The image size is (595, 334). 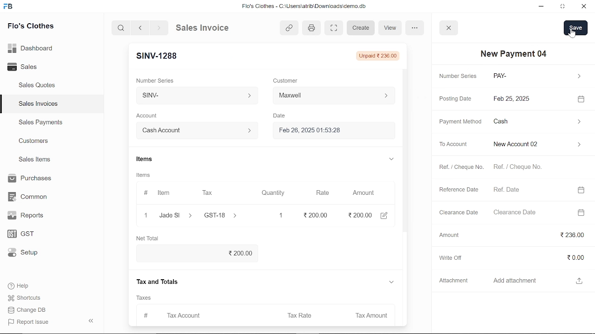 What do you see at coordinates (33, 48) in the screenshot?
I see `Dashboard` at bounding box center [33, 48].